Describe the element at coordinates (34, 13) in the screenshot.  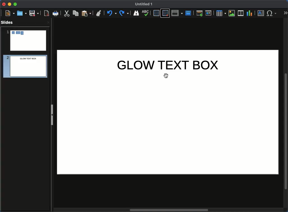
I see `Save` at that location.